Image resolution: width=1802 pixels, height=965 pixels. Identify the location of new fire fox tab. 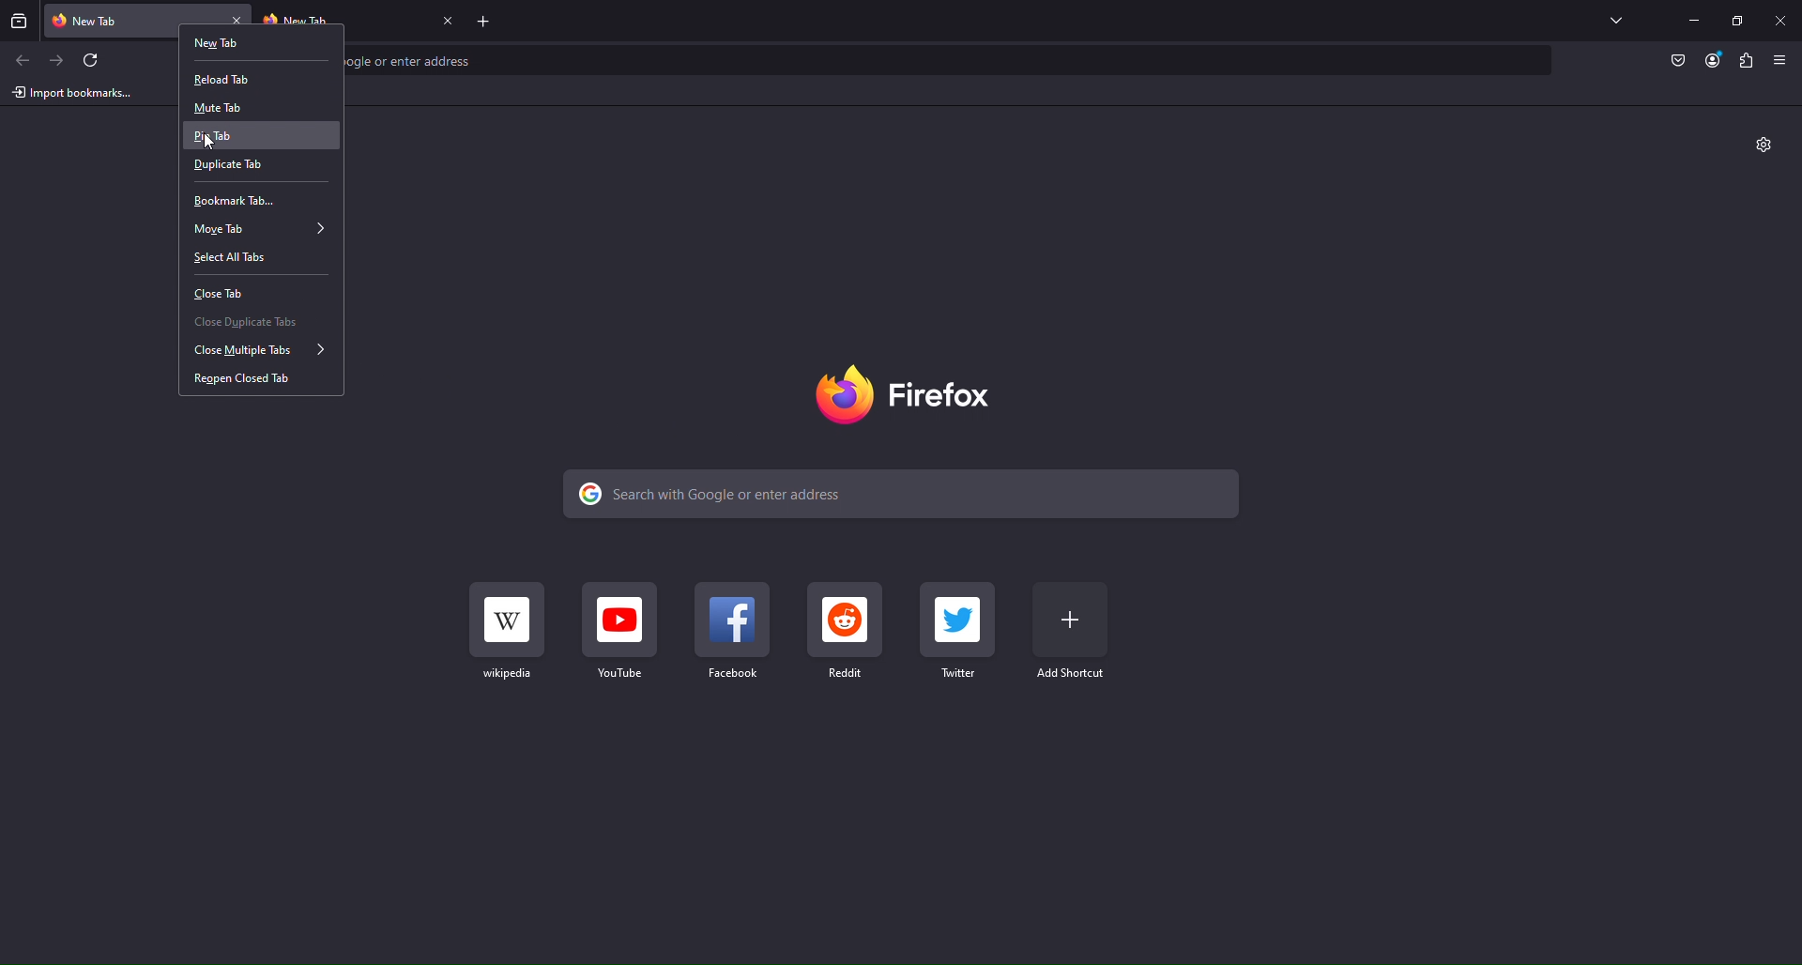
(343, 17).